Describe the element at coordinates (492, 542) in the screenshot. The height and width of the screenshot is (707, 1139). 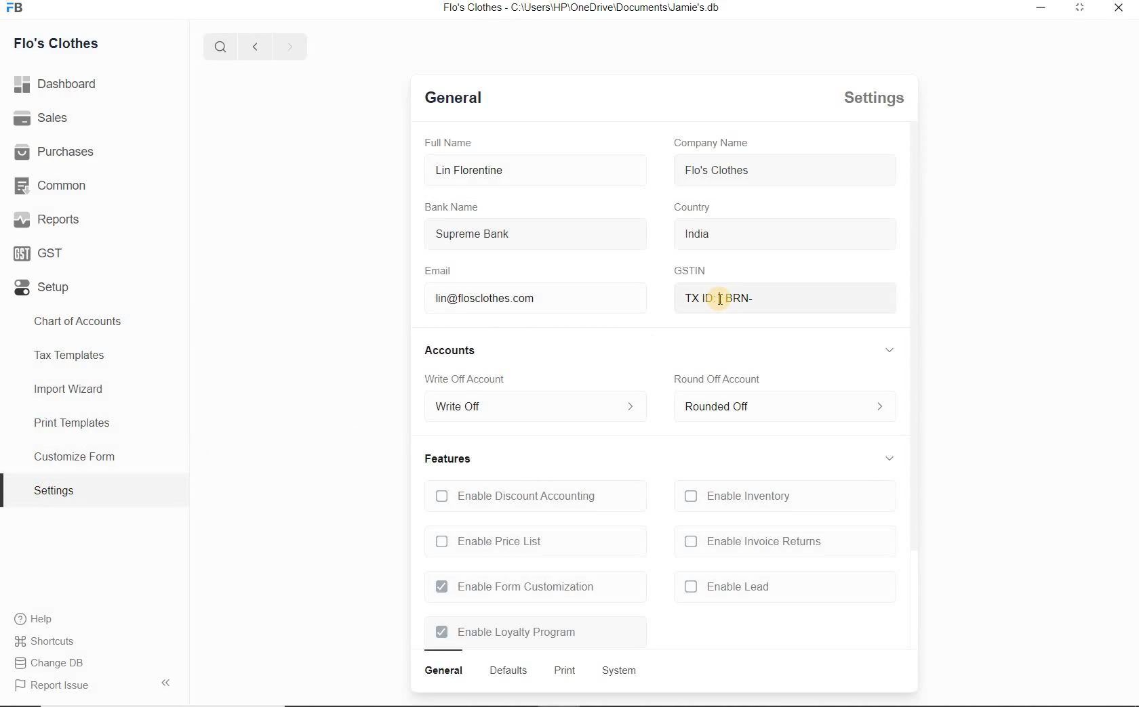
I see `Enable Price List` at that location.